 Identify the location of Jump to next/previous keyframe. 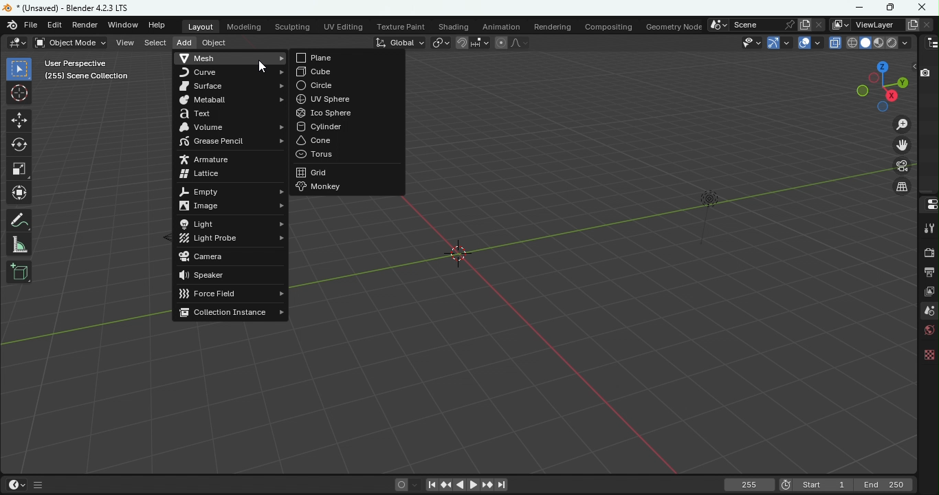
(446, 485).